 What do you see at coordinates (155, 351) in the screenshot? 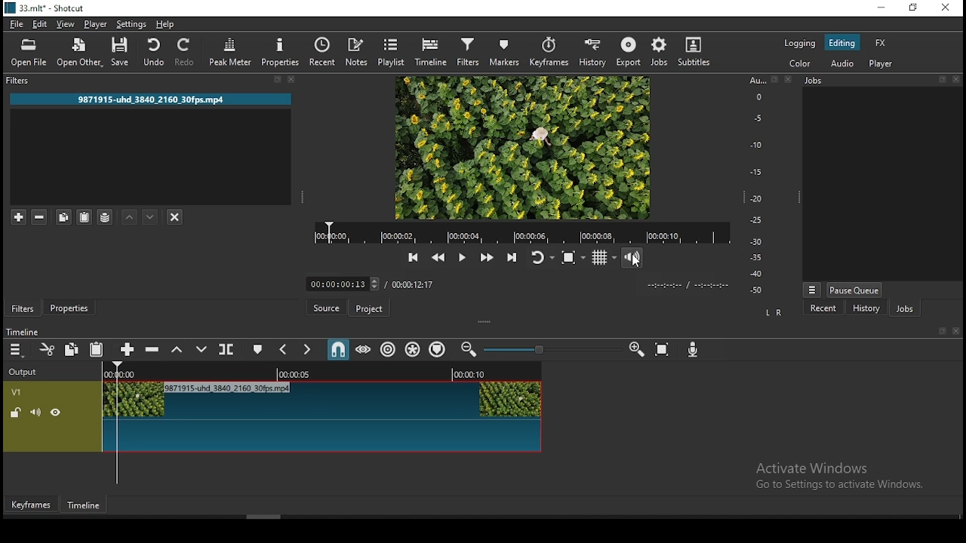
I see `ripple delete` at bounding box center [155, 351].